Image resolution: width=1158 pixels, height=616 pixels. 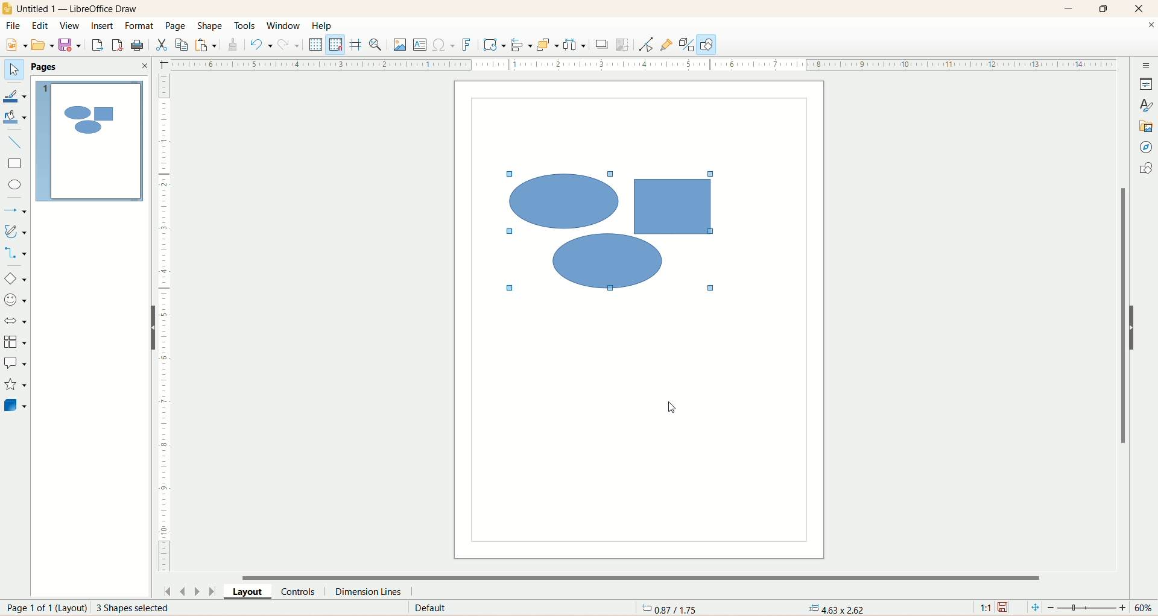 I want to click on draw function, so click(x=706, y=45).